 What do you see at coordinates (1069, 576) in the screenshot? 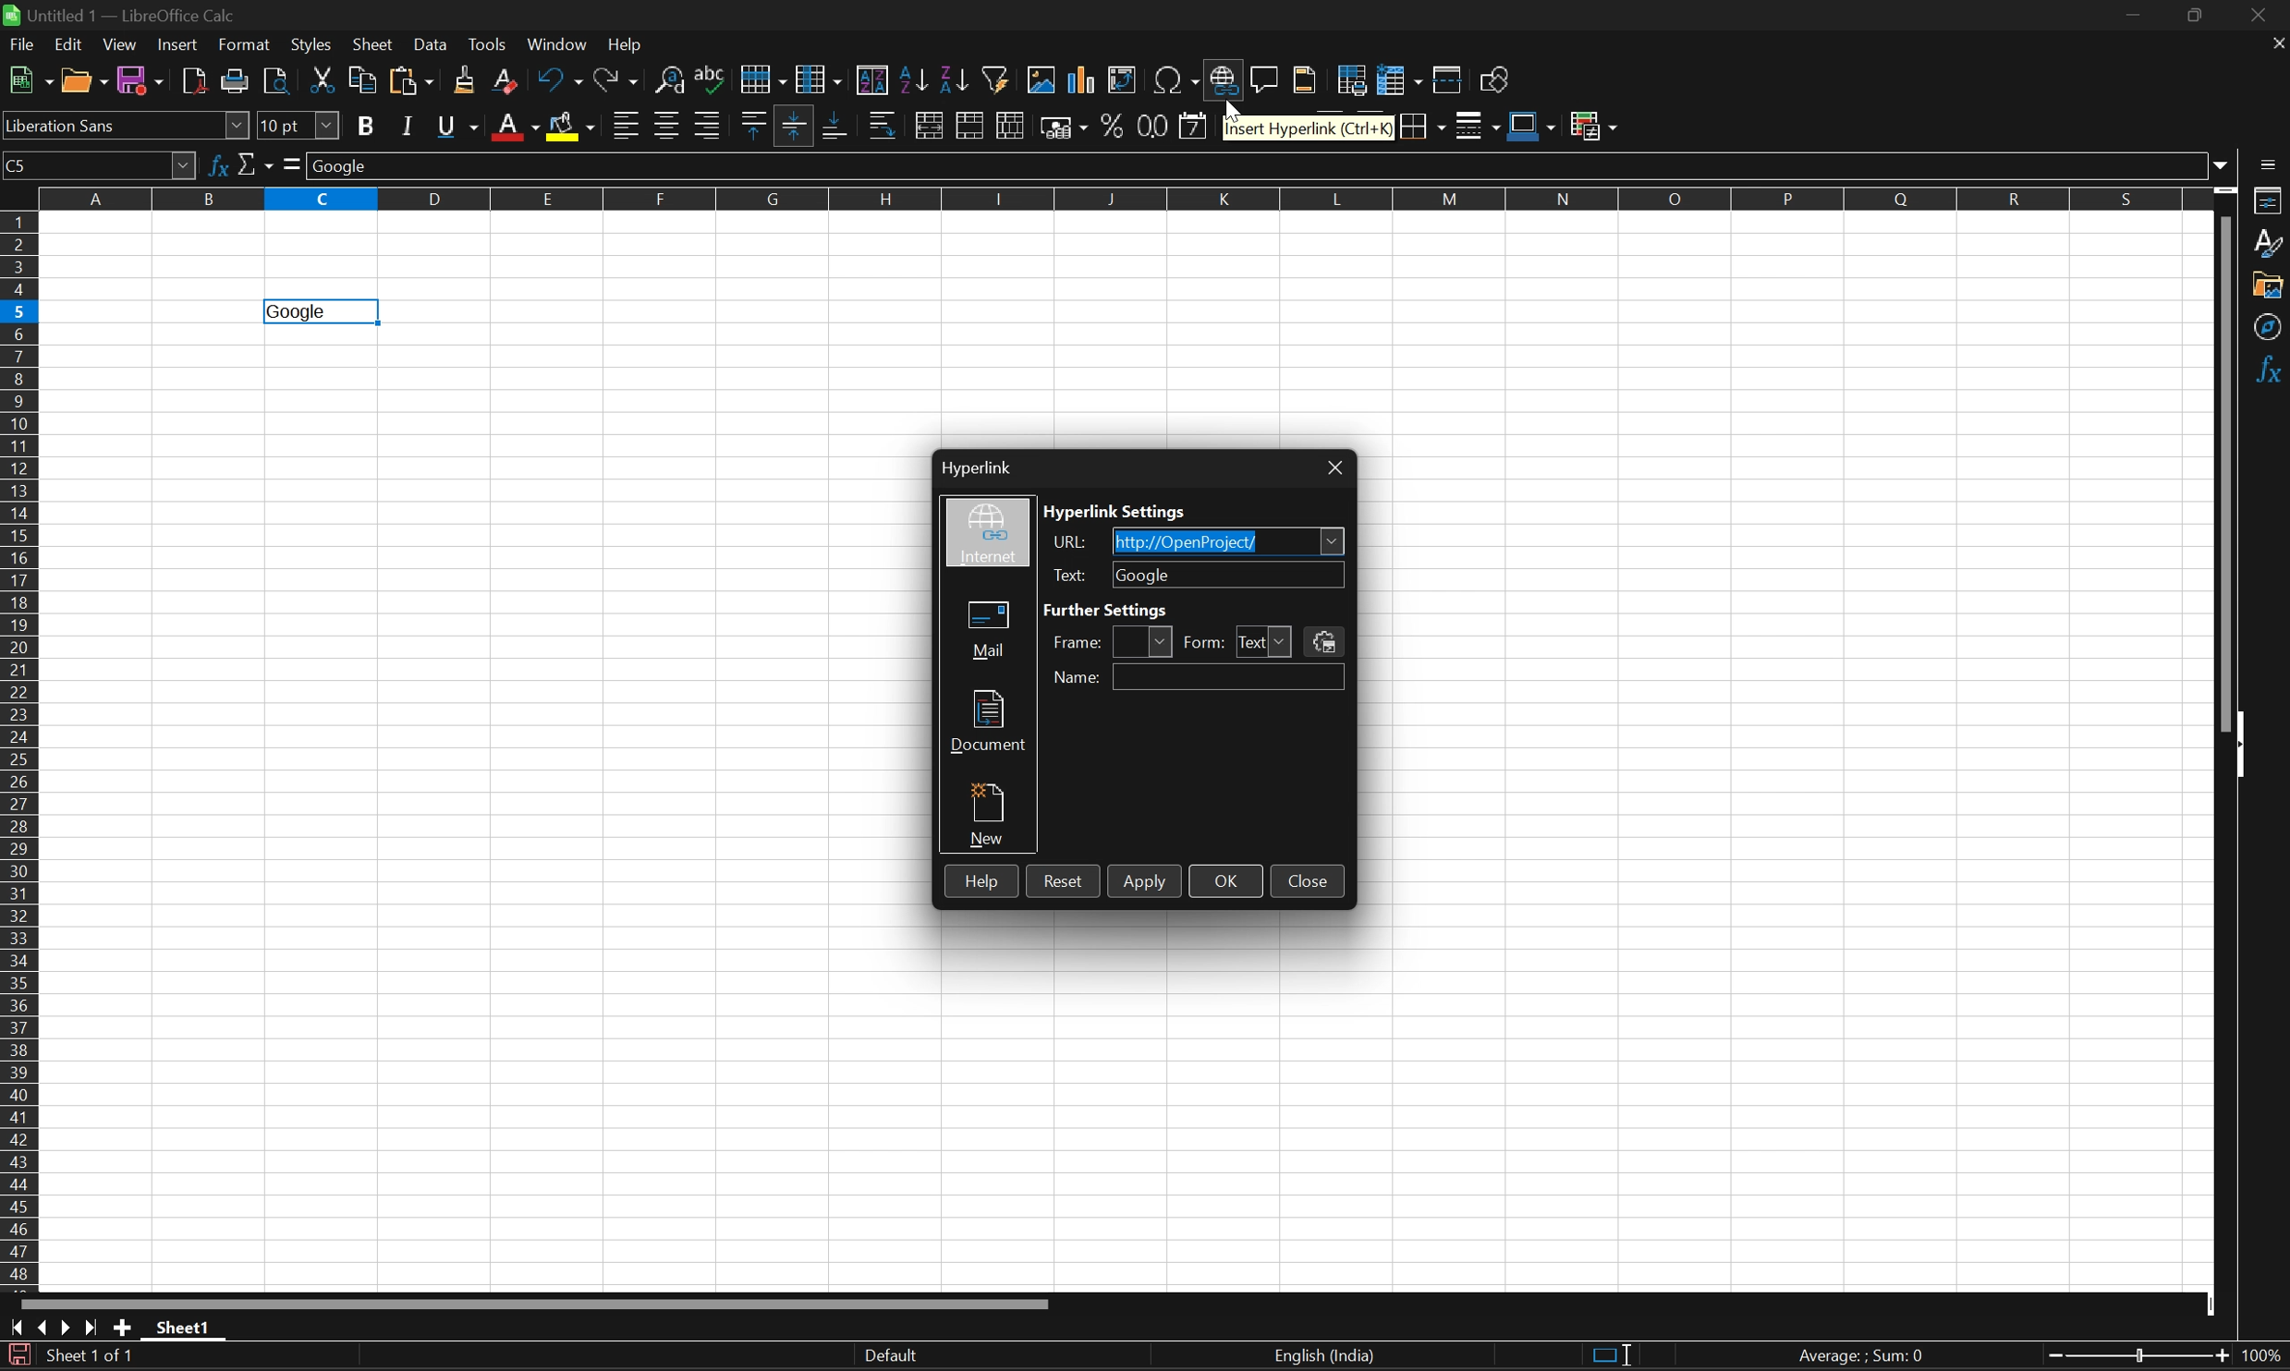
I see `Text:` at bounding box center [1069, 576].